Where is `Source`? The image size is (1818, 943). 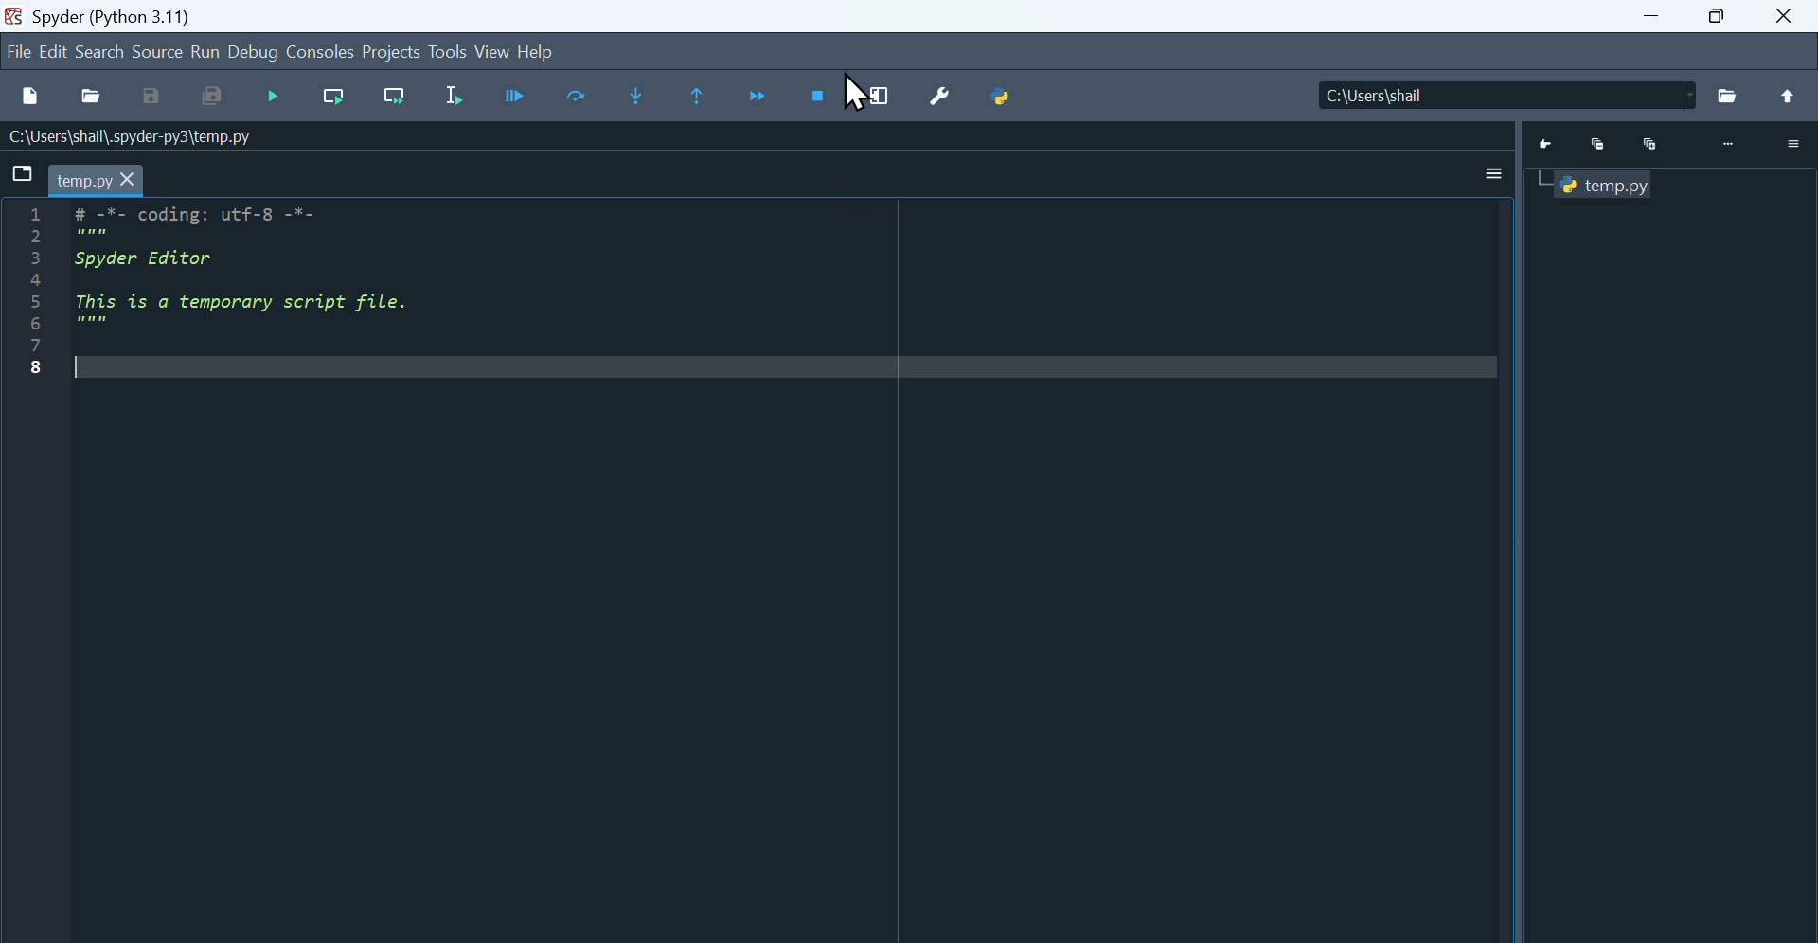 Source is located at coordinates (158, 51).